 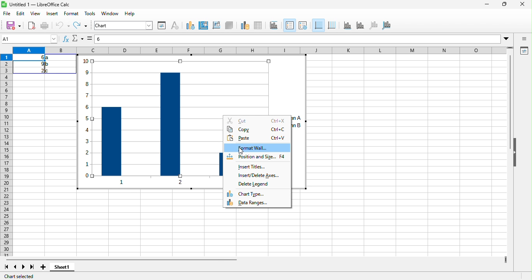 What do you see at coordinates (23, 268) in the screenshot?
I see `next` at bounding box center [23, 268].